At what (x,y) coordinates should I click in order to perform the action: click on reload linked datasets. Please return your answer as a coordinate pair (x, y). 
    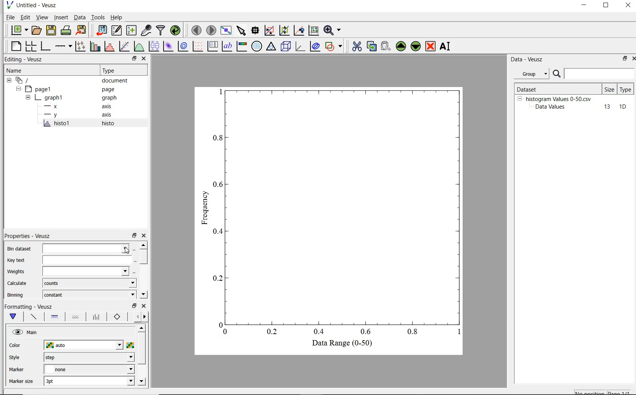
    Looking at the image, I should click on (177, 30).